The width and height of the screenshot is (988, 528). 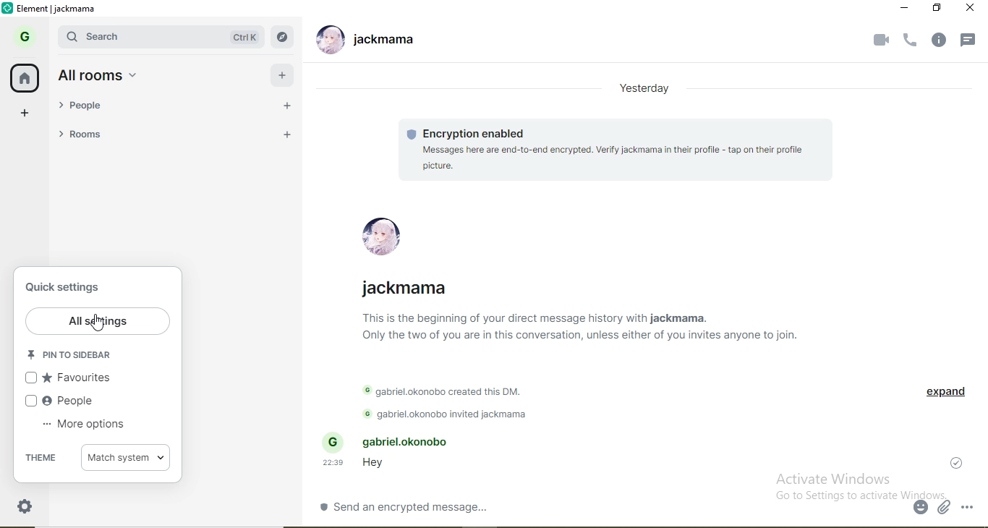 I want to click on home, so click(x=26, y=79).